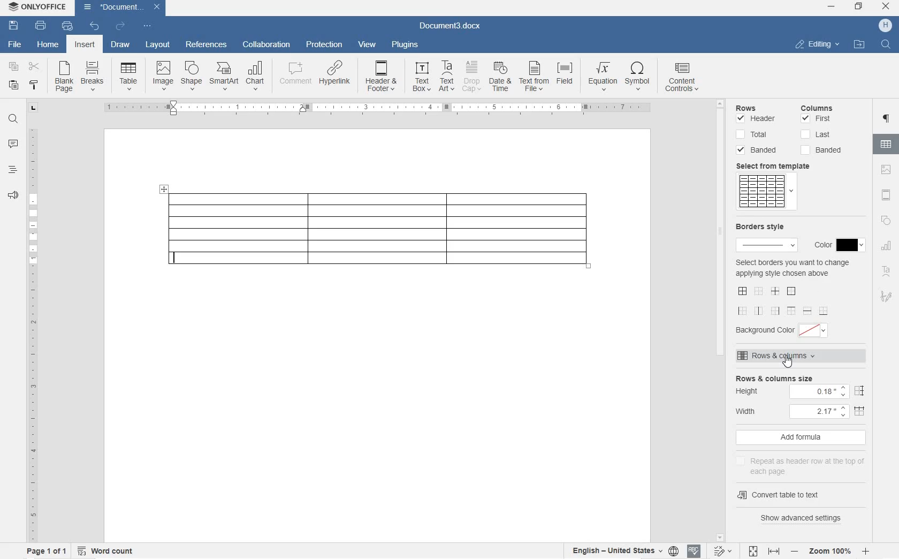 The image size is (899, 559). What do you see at coordinates (887, 170) in the screenshot?
I see `IMAGE SETTINGS` at bounding box center [887, 170].